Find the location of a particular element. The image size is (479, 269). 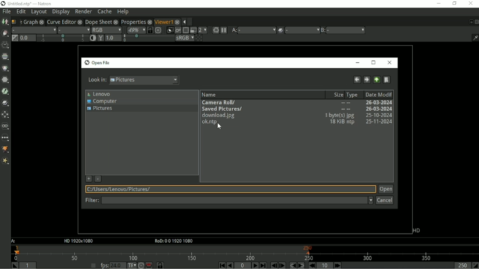

Set the time display format is located at coordinates (131, 265).